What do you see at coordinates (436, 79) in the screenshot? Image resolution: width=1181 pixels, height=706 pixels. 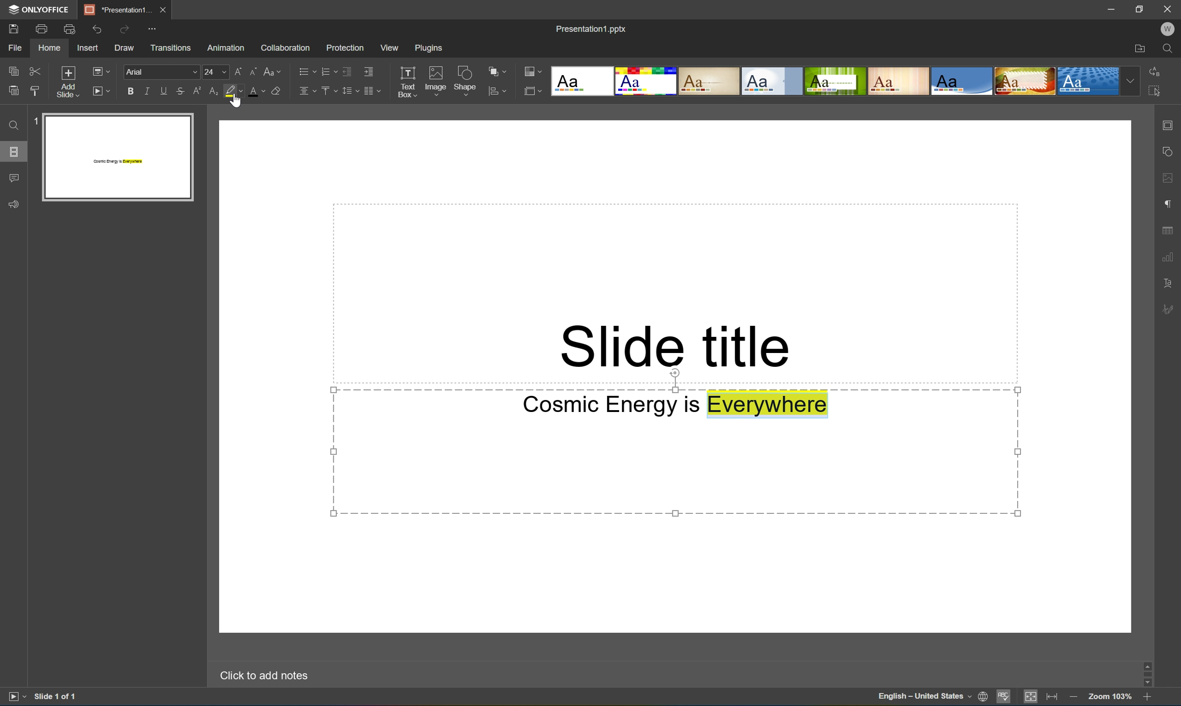 I see `Image` at bounding box center [436, 79].